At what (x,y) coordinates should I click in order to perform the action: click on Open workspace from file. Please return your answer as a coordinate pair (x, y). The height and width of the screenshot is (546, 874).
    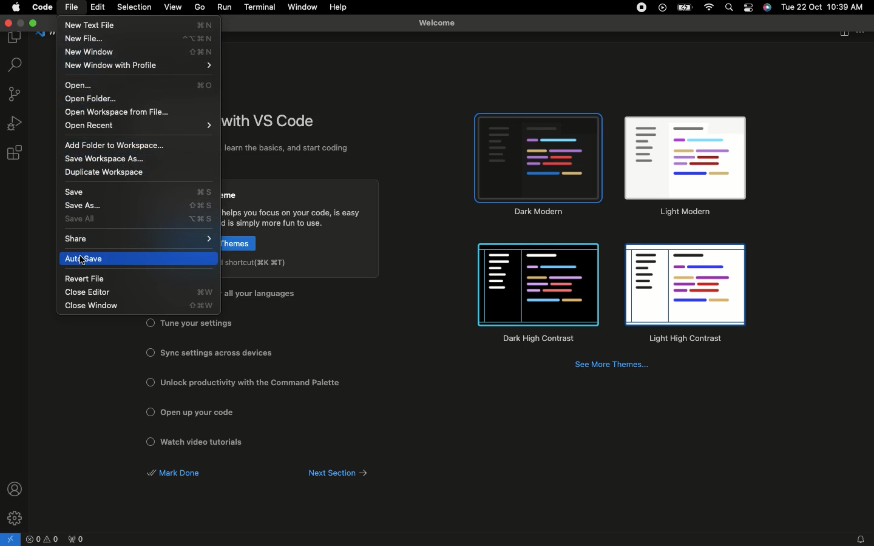
    Looking at the image, I should click on (121, 112).